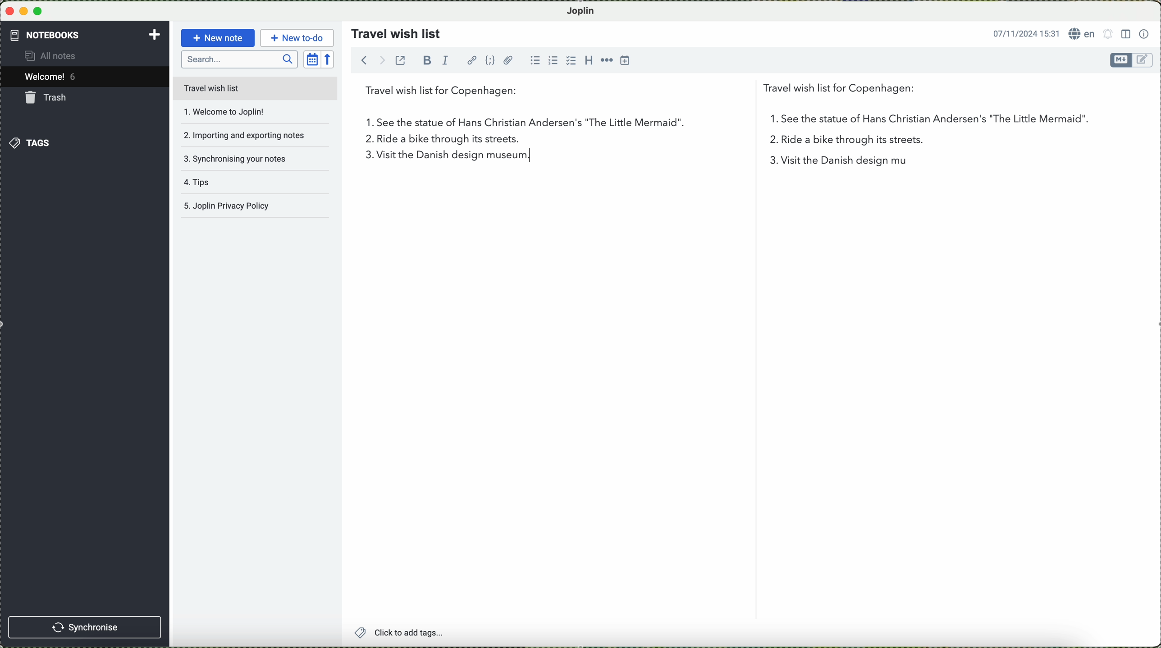 This screenshot has height=648, width=1161. Describe the element at coordinates (645, 161) in the screenshot. I see `visit the Danish design museum.` at that location.